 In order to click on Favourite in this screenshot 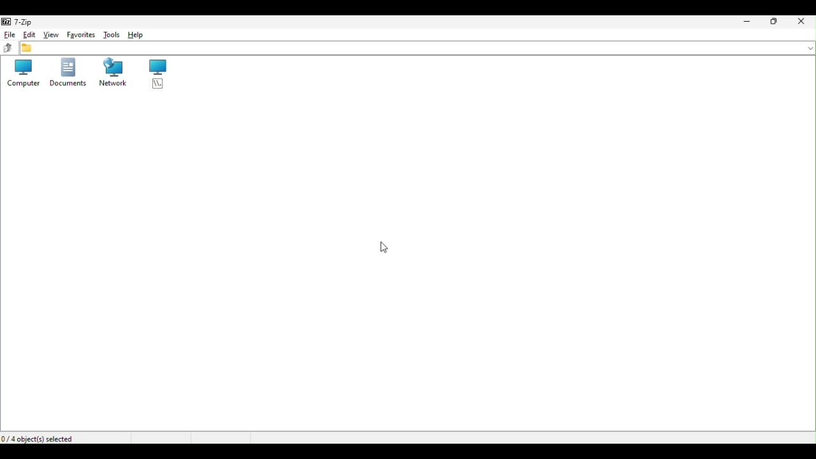, I will do `click(81, 34)`.